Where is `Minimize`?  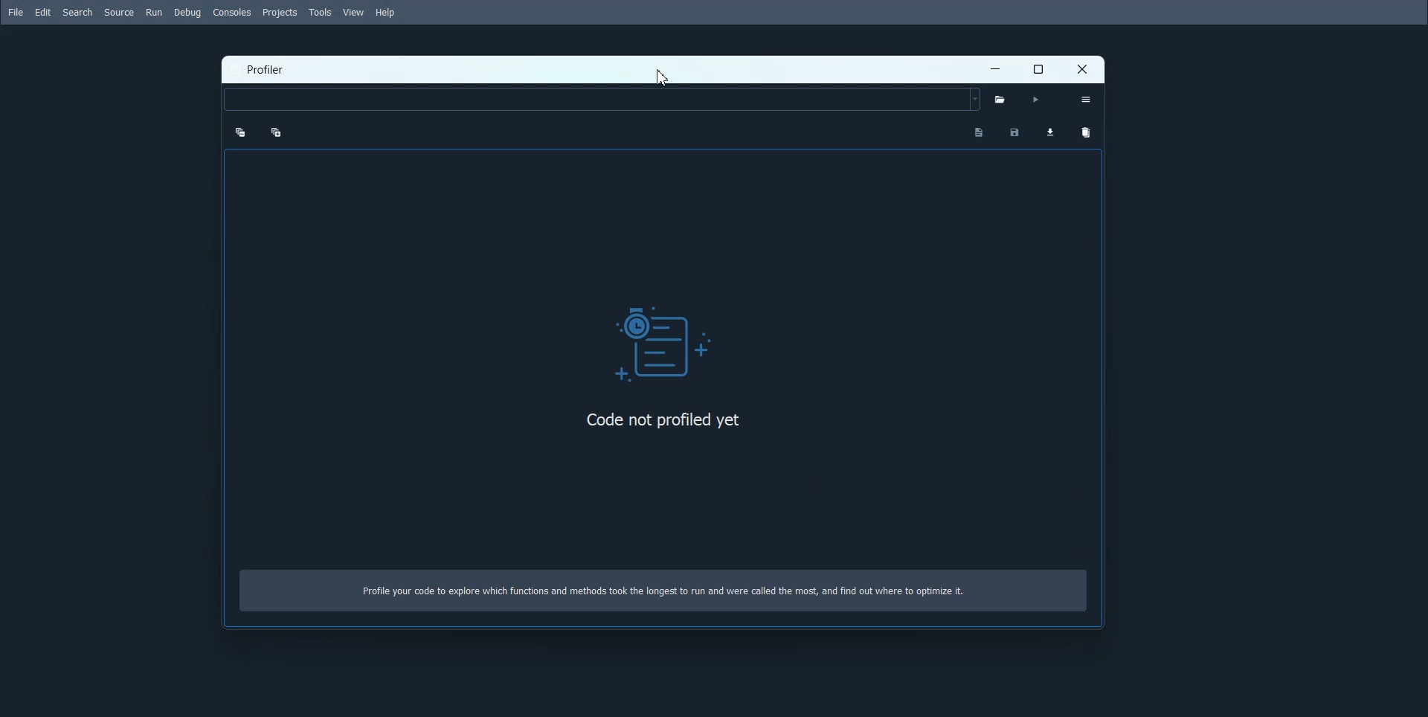
Minimize is located at coordinates (994, 68).